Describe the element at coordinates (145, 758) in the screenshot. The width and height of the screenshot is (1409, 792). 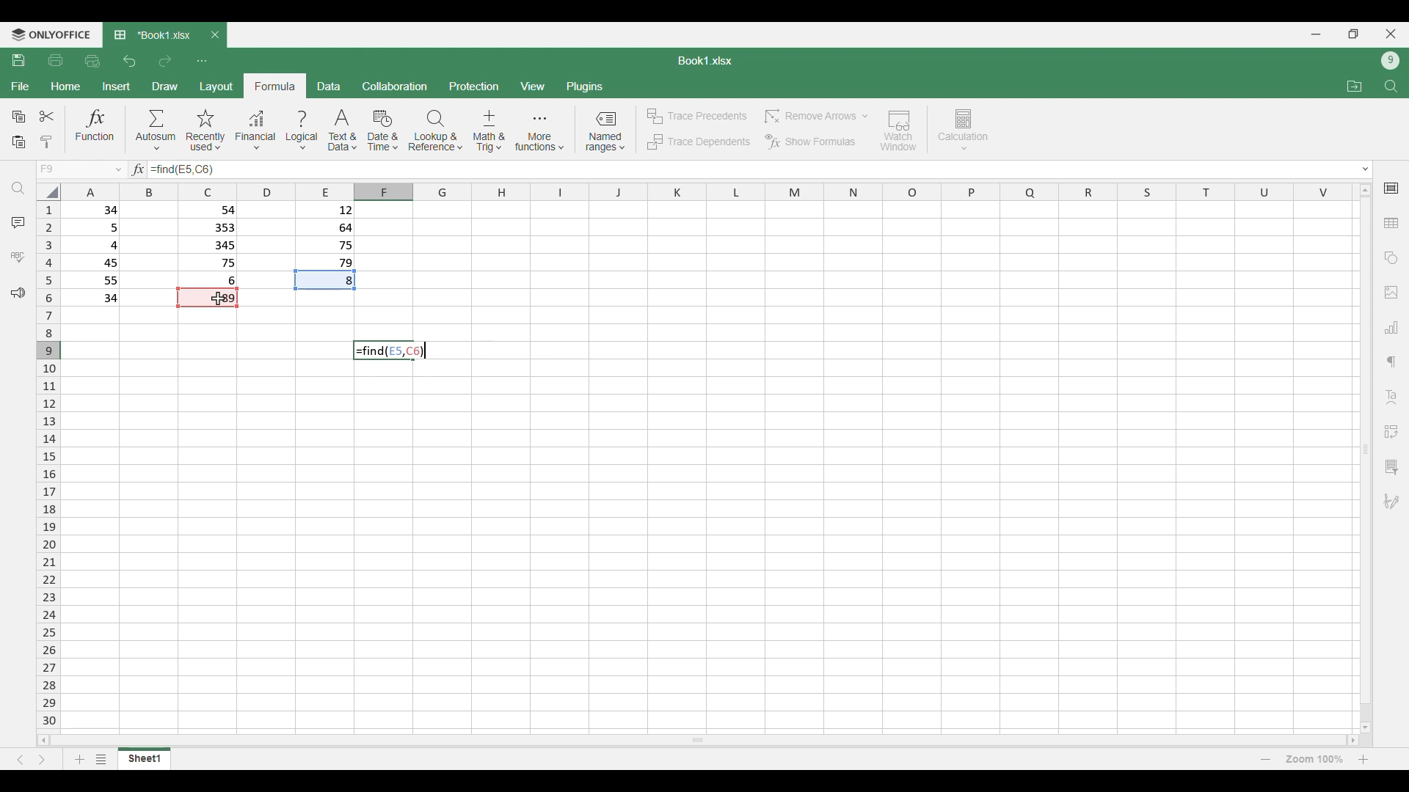
I see `Current sheet` at that location.